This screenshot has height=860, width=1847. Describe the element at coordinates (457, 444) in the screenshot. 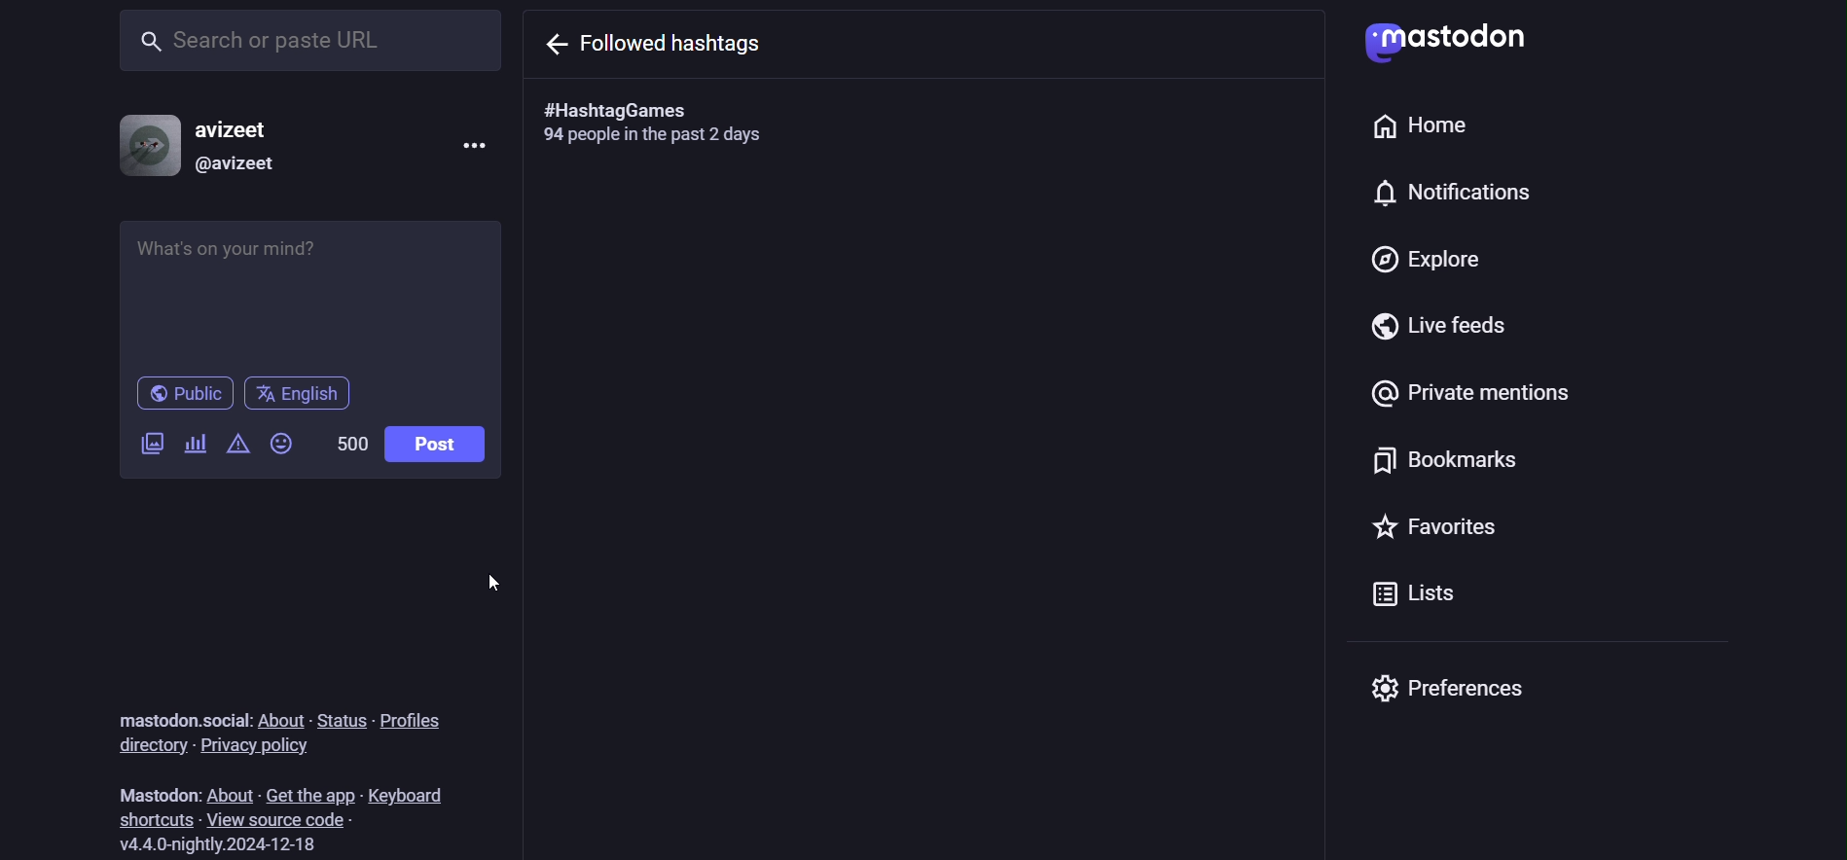

I see `post` at that location.